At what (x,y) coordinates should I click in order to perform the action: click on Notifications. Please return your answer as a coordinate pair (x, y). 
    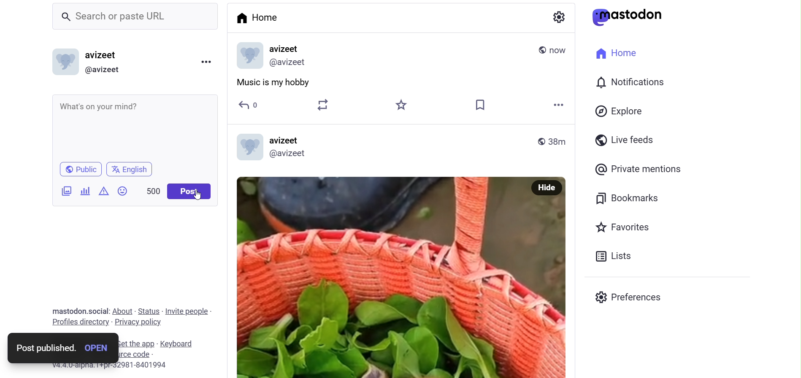
    Looking at the image, I should click on (632, 82).